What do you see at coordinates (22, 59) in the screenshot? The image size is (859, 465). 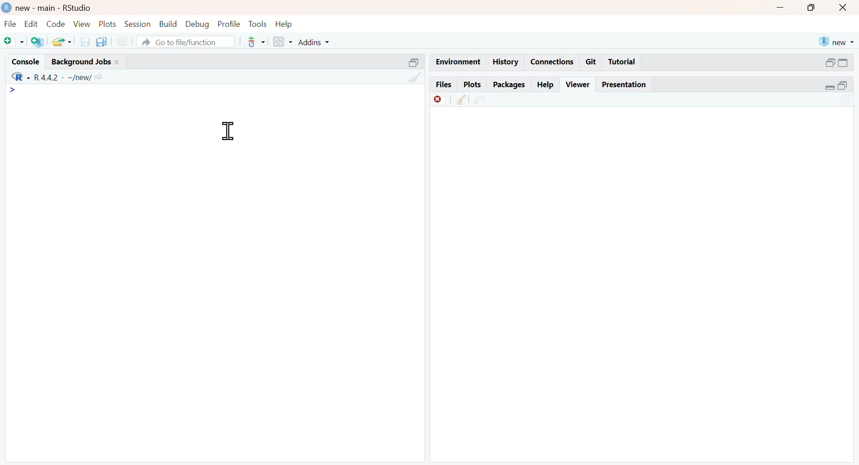 I see `Console` at bounding box center [22, 59].